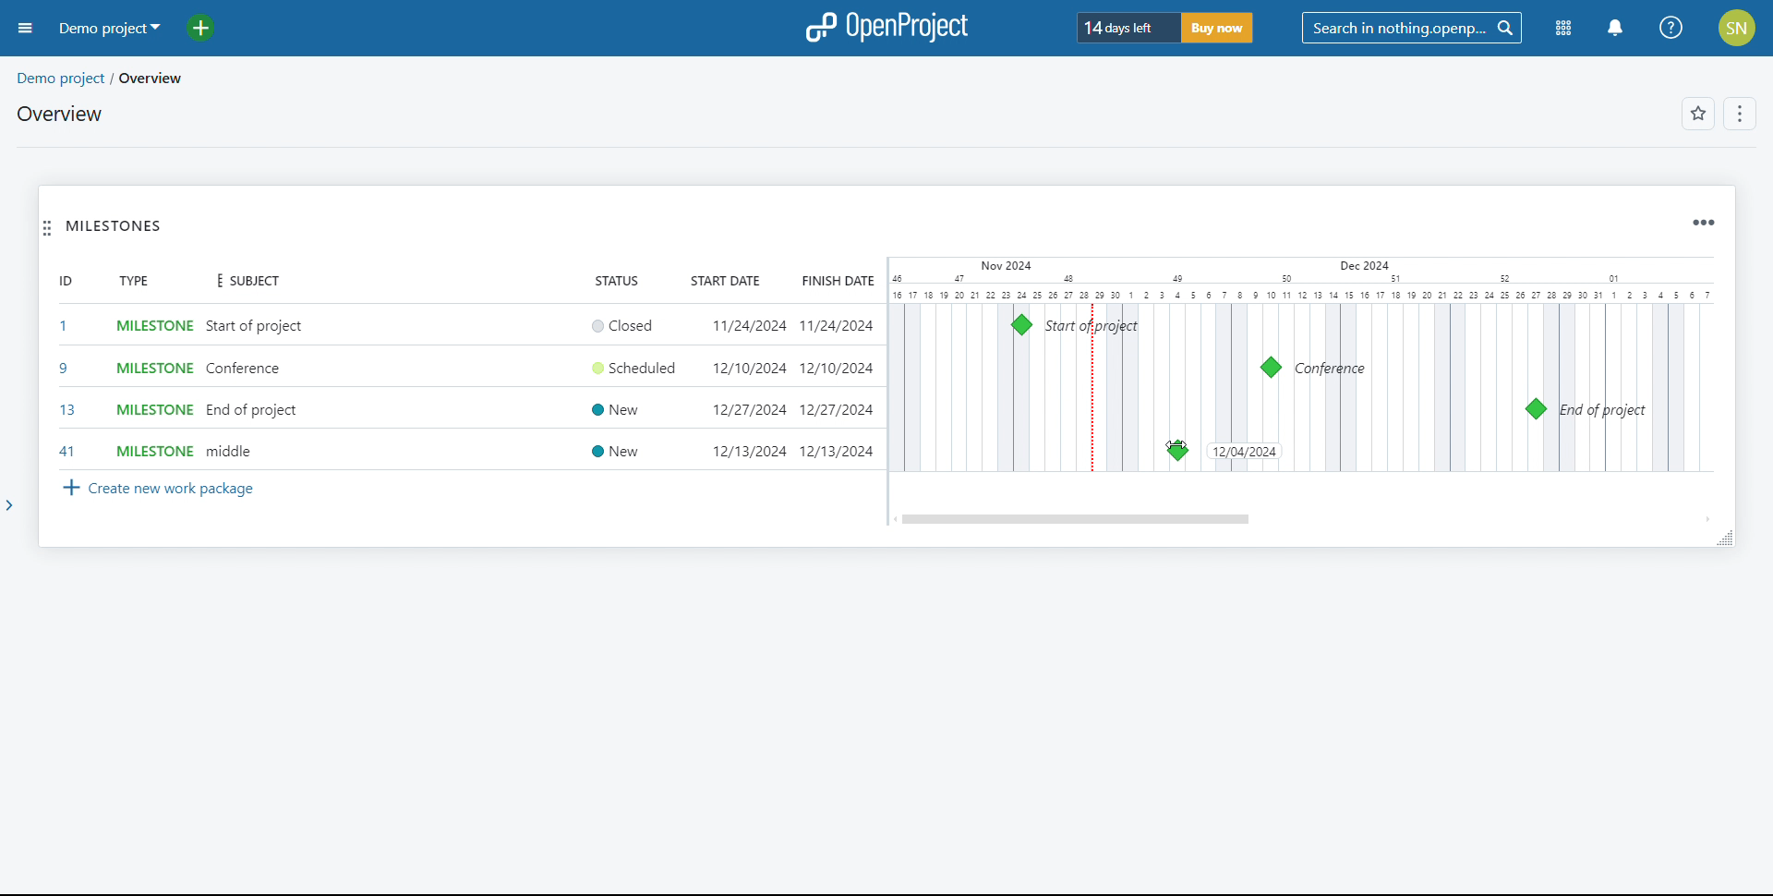 The width and height of the screenshot is (1773, 896). What do you see at coordinates (133, 280) in the screenshot?
I see `type` at bounding box center [133, 280].